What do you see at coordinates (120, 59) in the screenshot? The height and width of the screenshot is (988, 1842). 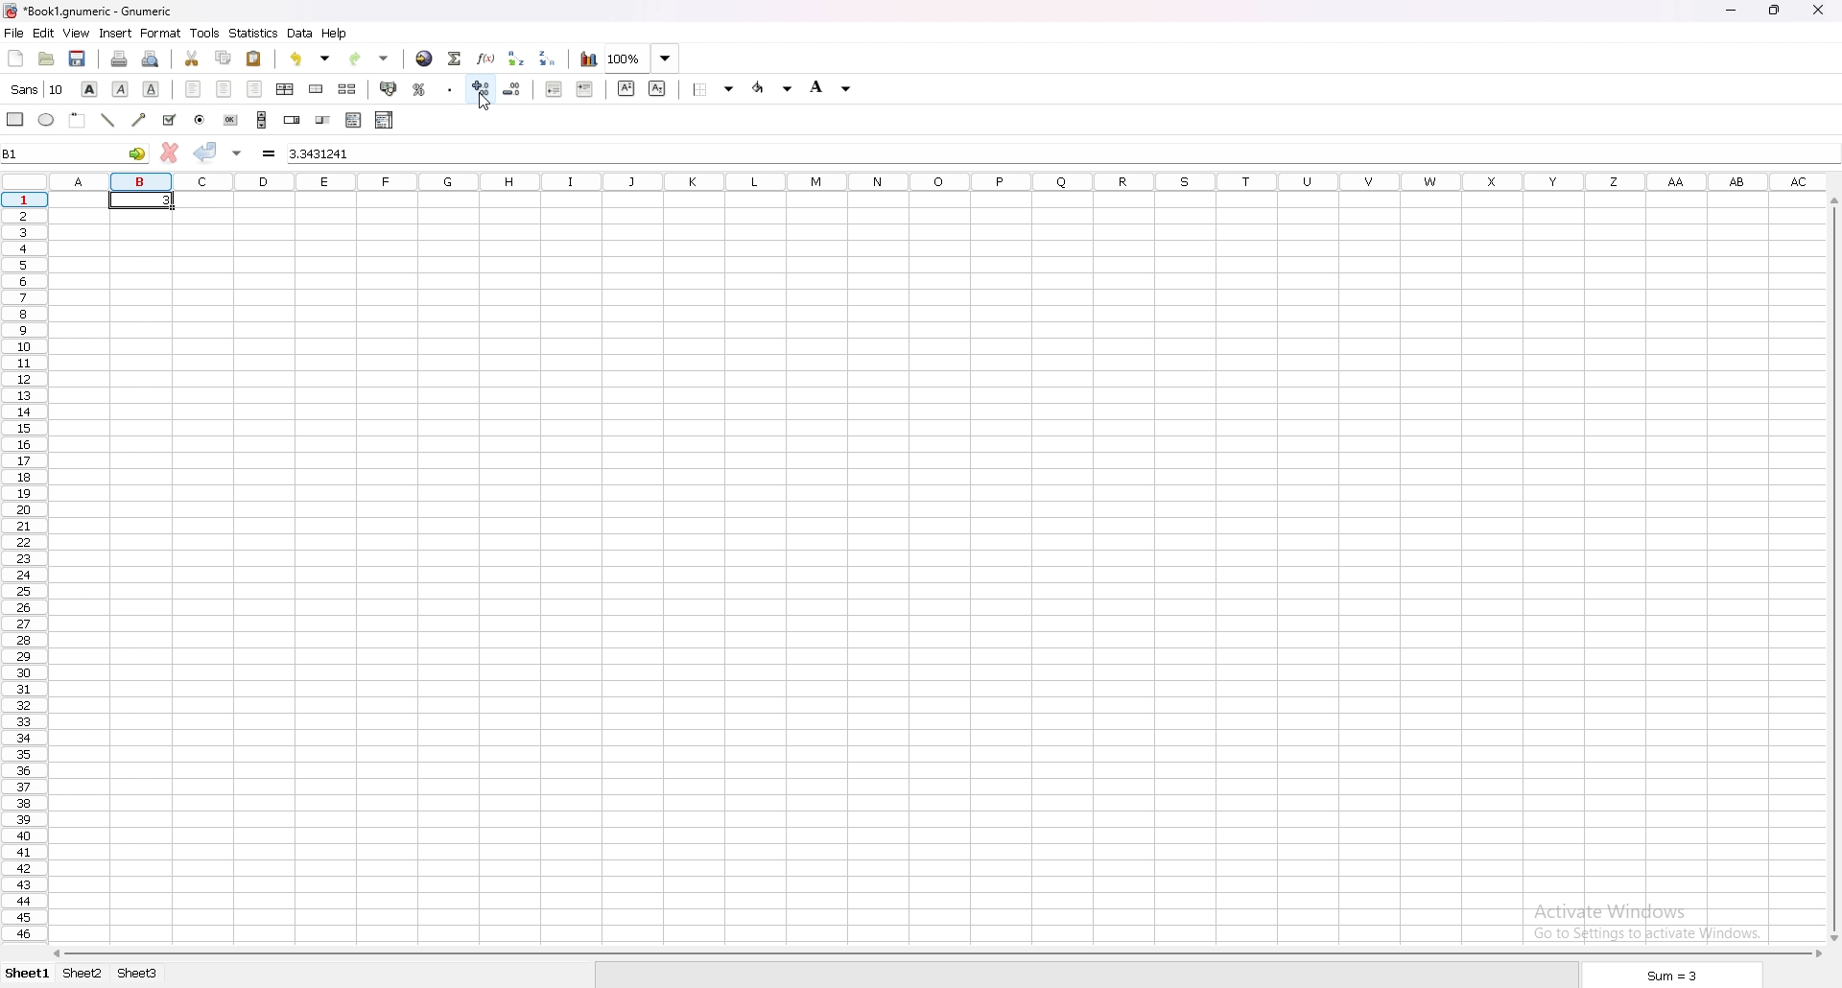 I see `print` at bounding box center [120, 59].